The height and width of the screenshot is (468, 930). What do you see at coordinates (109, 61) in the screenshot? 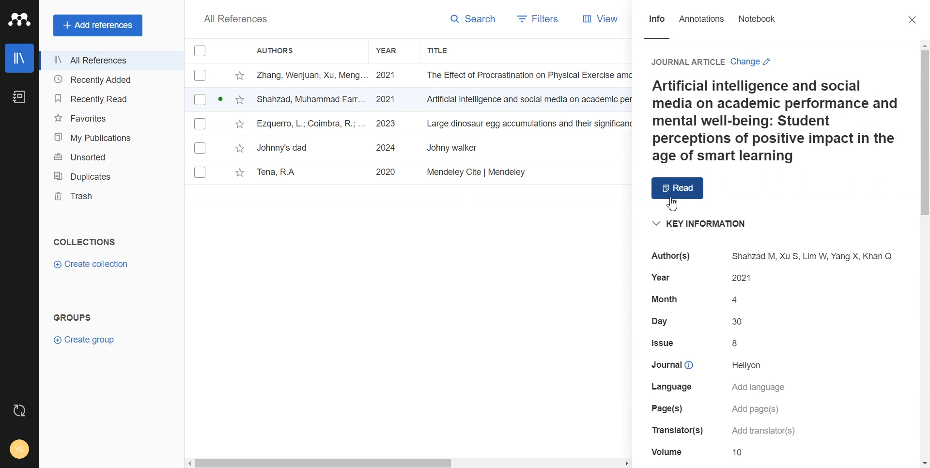
I see `All References` at bounding box center [109, 61].